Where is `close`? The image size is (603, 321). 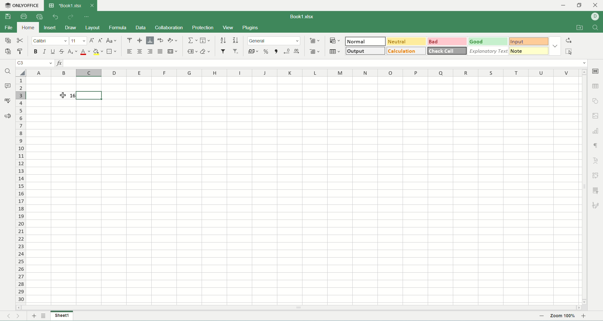 close is located at coordinates (92, 6).